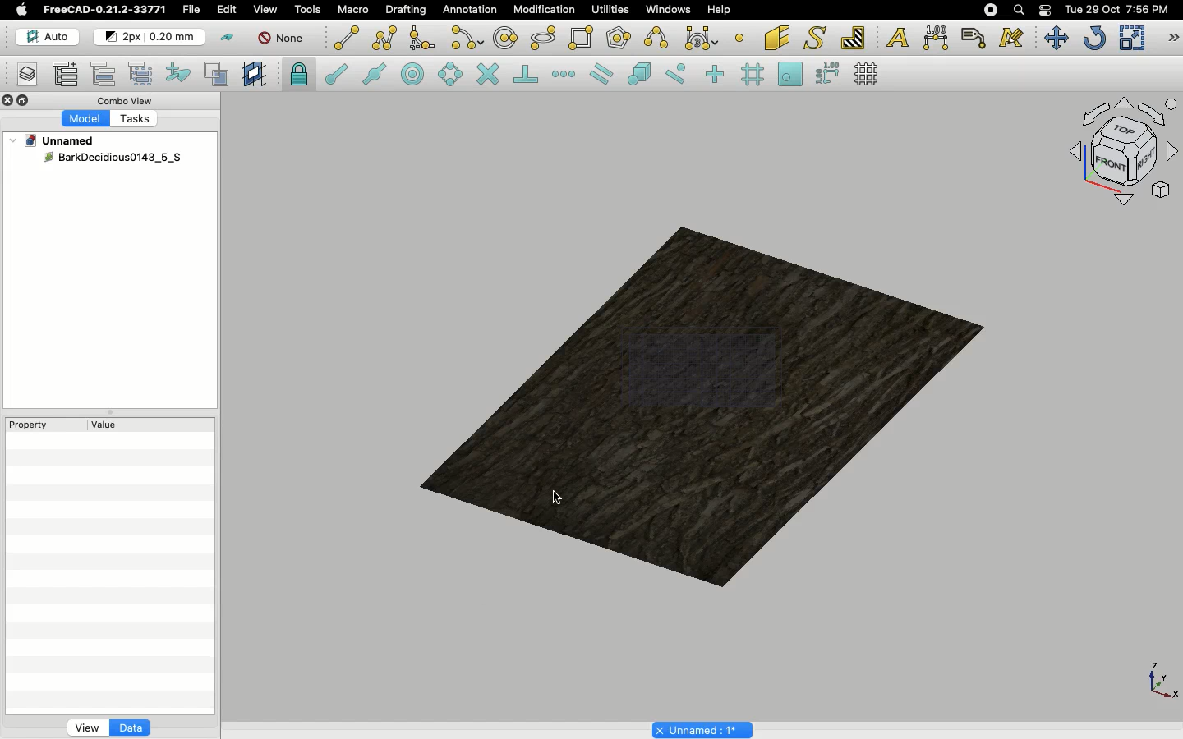 The height and width of the screenshot is (739, 1183). What do you see at coordinates (712, 406) in the screenshot?
I see `Object` at bounding box center [712, 406].